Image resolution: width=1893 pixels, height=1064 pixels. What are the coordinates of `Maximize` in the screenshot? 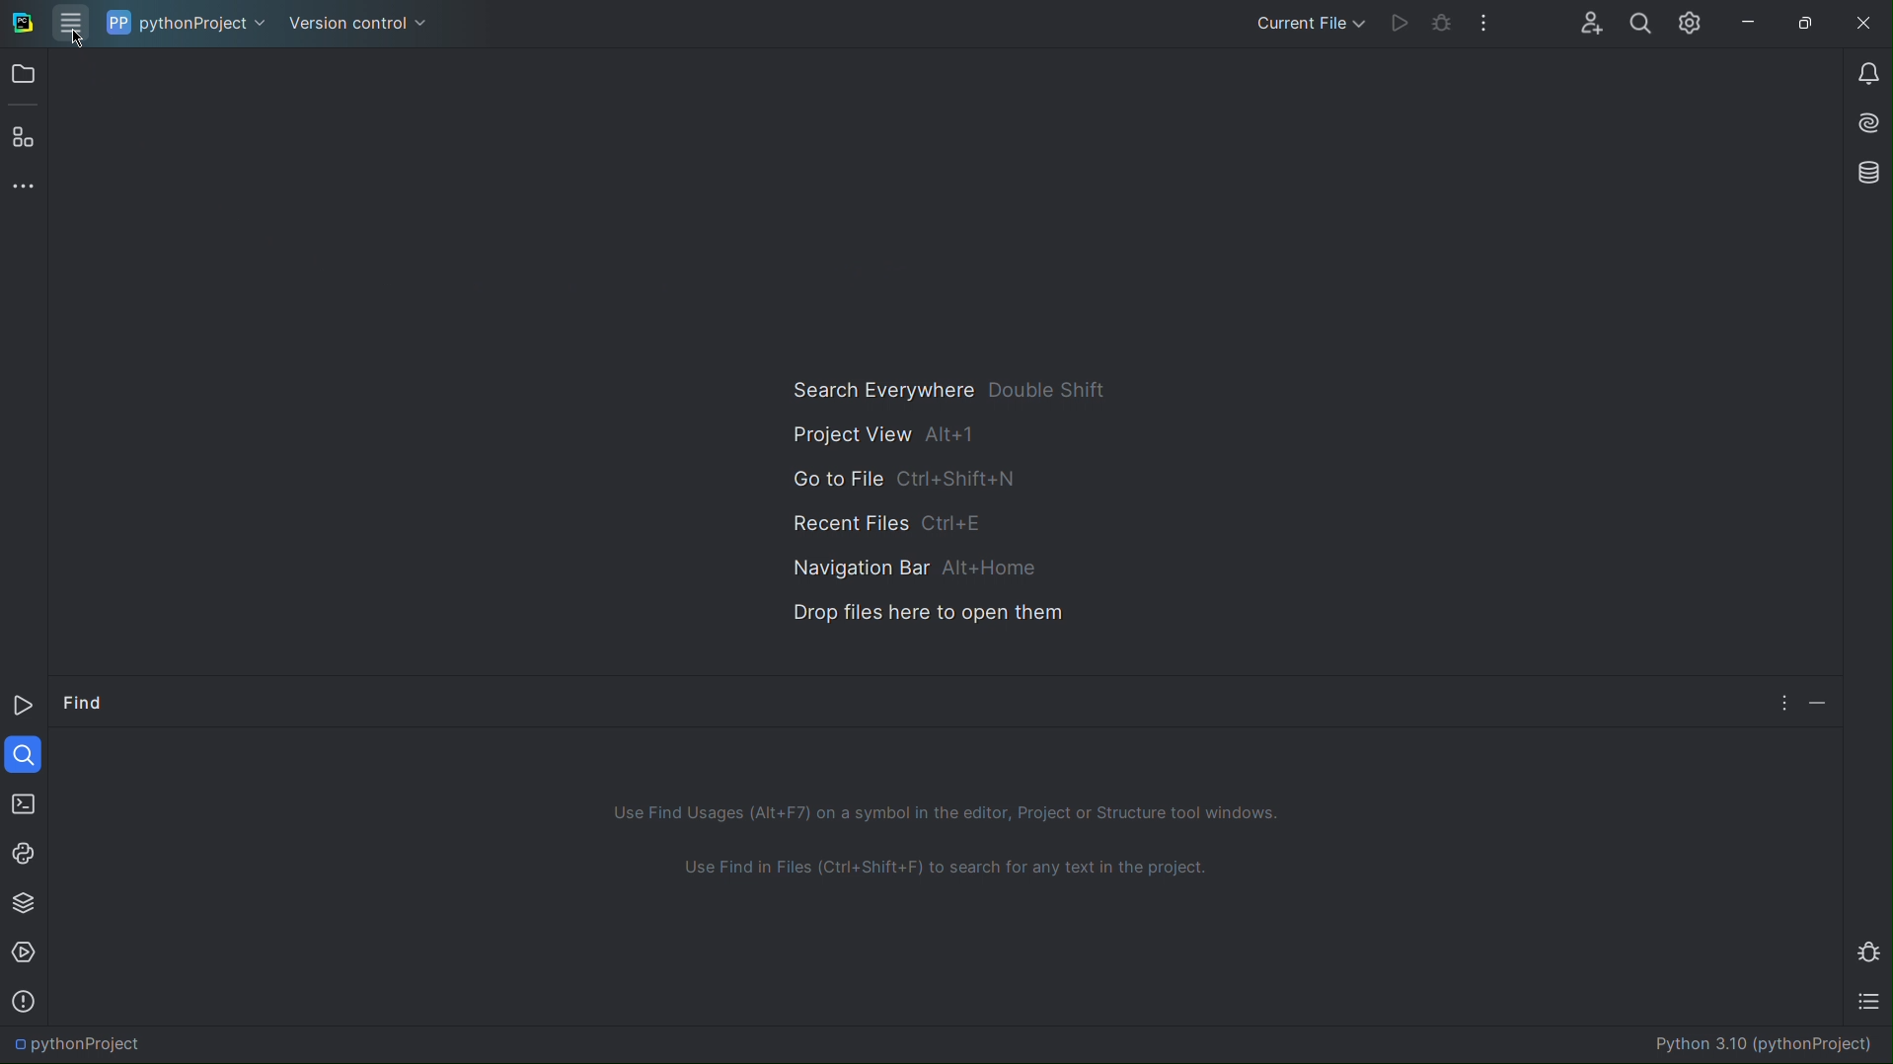 It's located at (1808, 25).